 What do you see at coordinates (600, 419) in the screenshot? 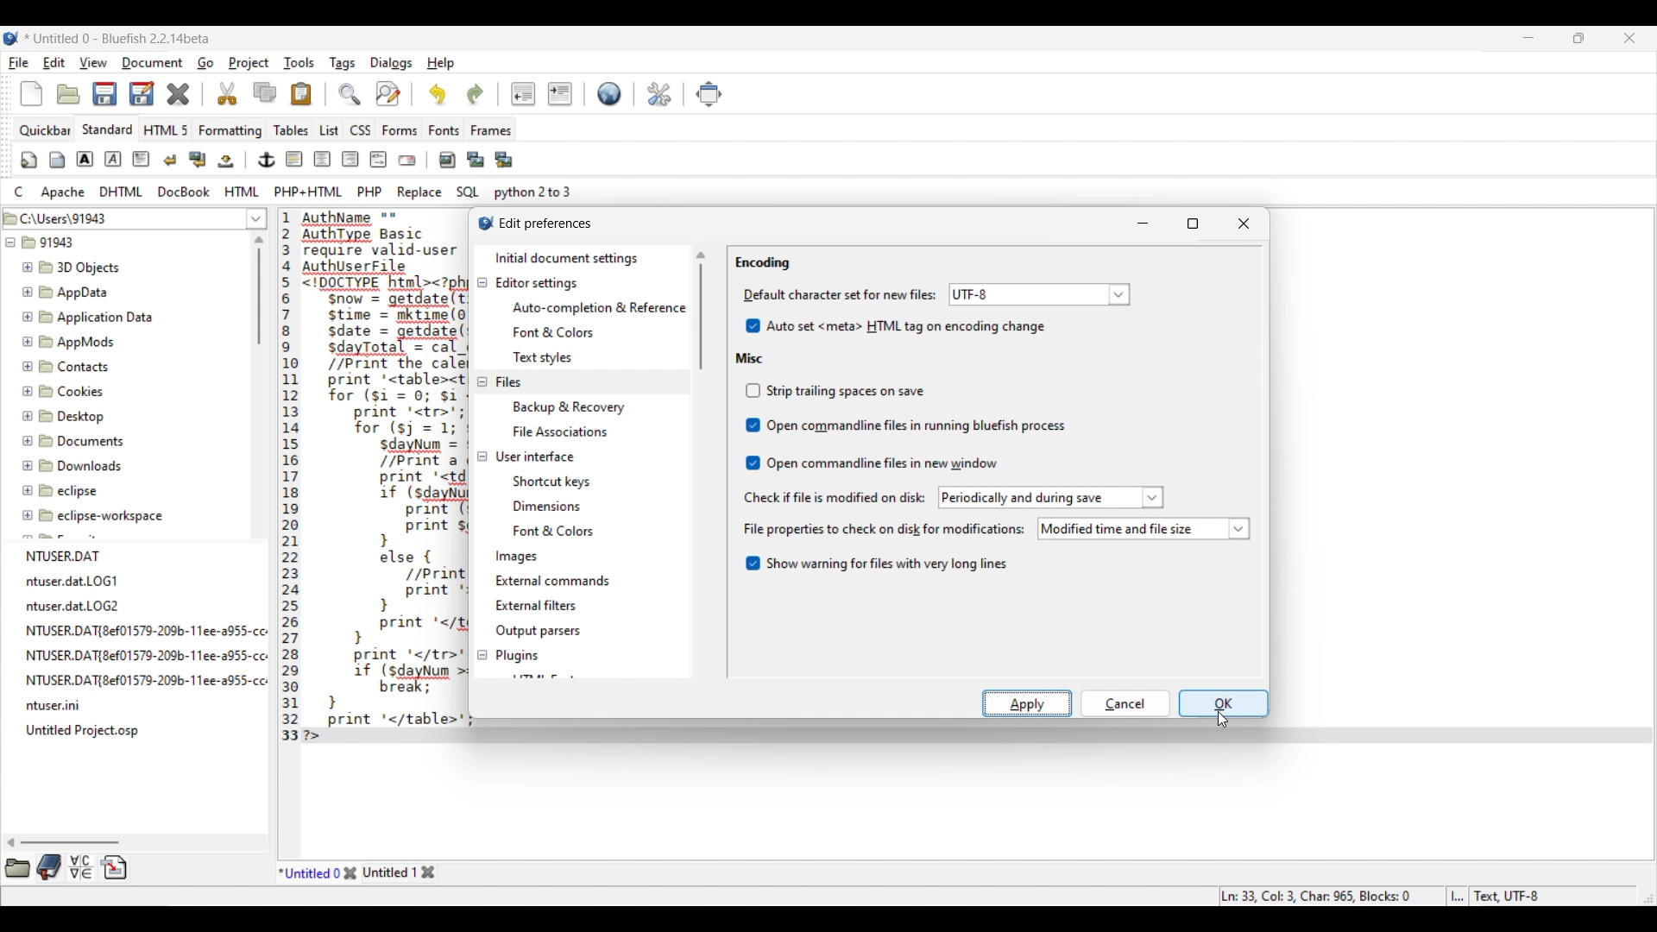
I see `Files setting options` at bounding box center [600, 419].